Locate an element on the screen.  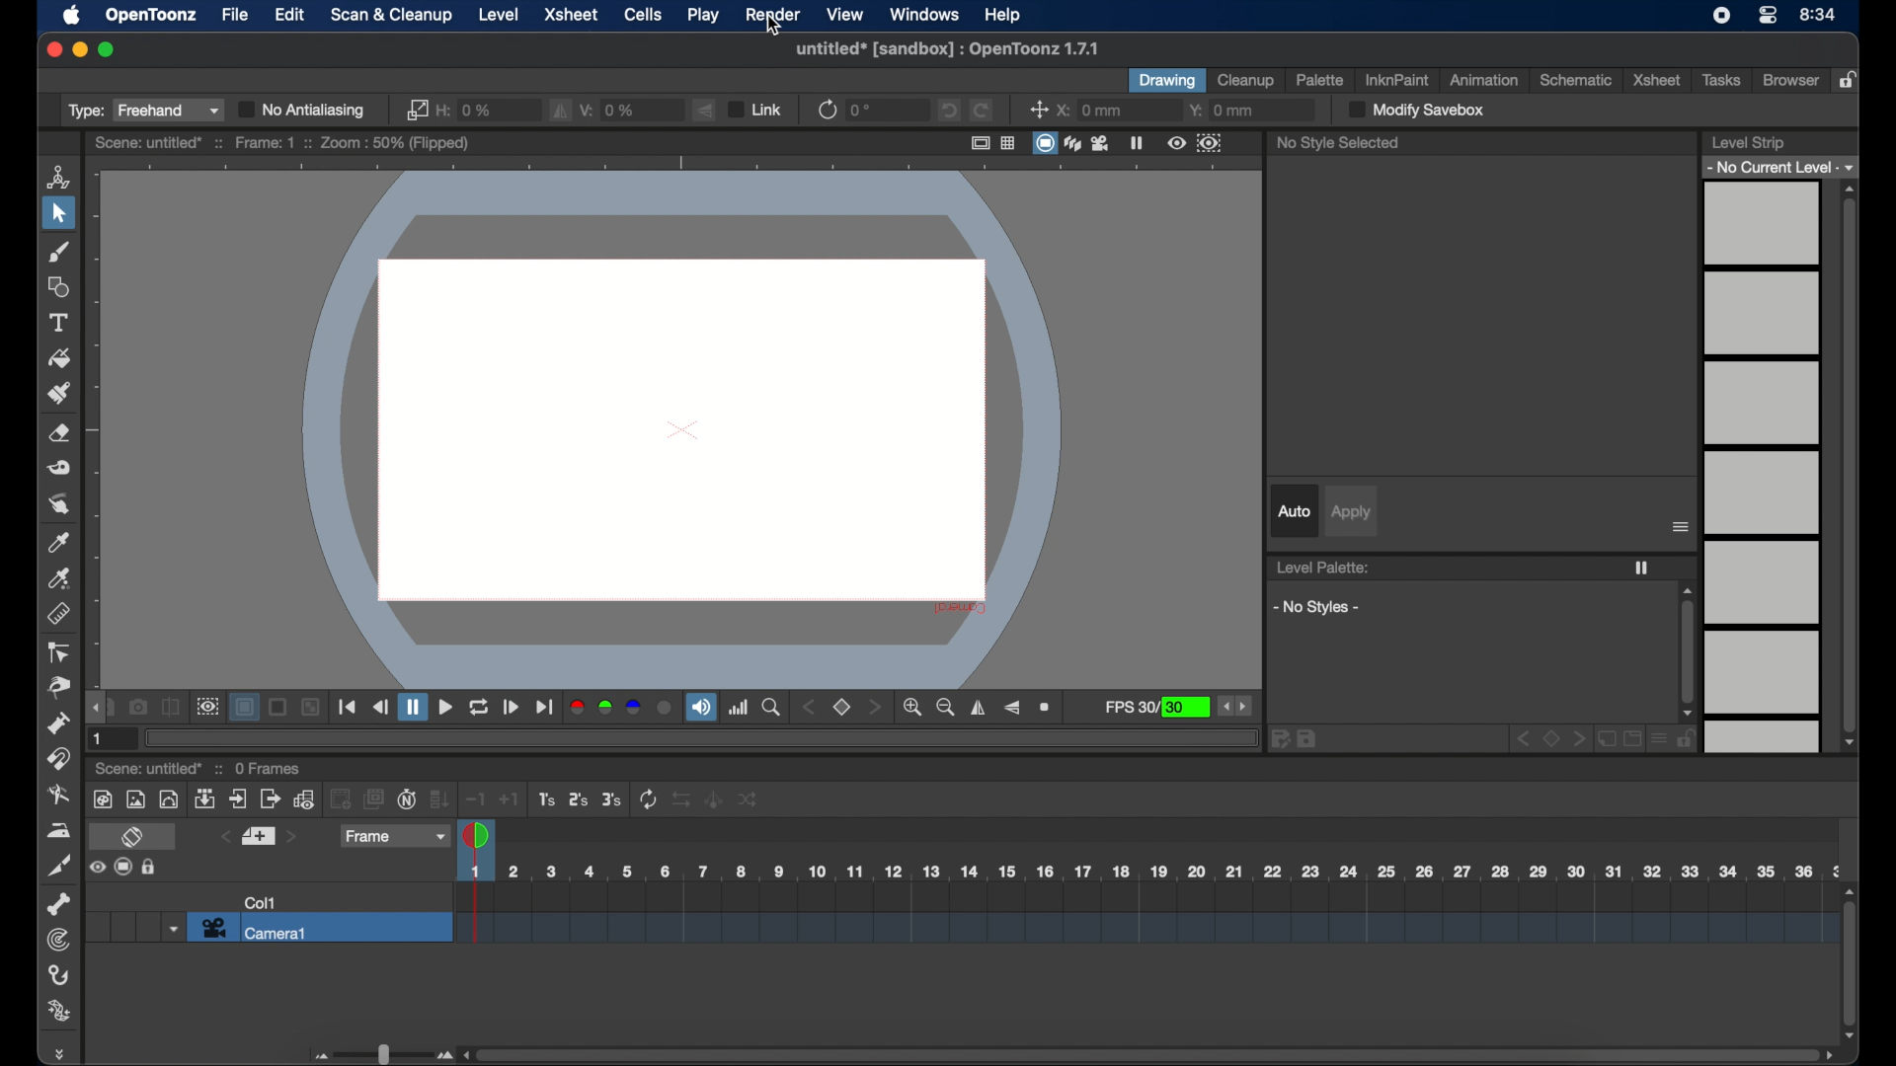
scene scale is located at coordinates (1149, 867).